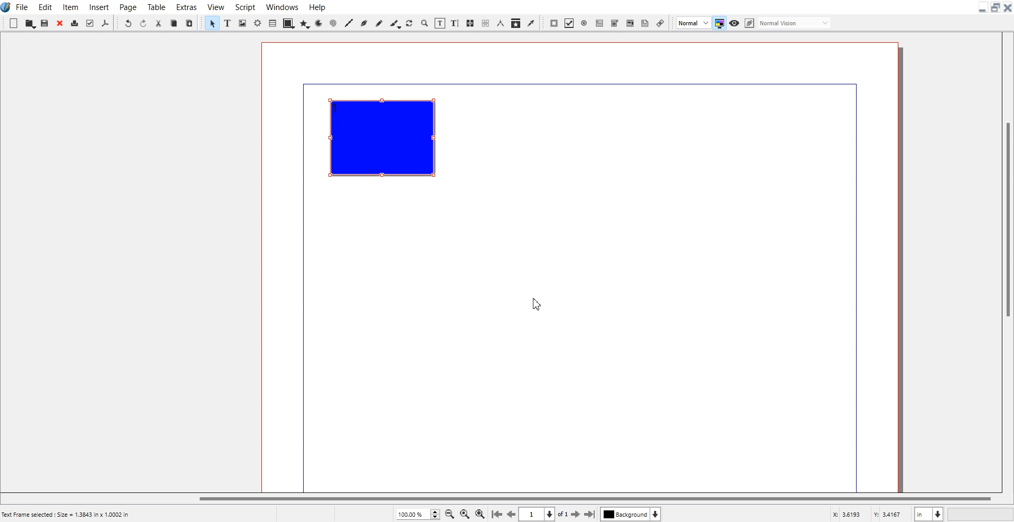 The width and height of the screenshot is (1014, 522). What do you see at coordinates (228, 23) in the screenshot?
I see `Text Frame` at bounding box center [228, 23].